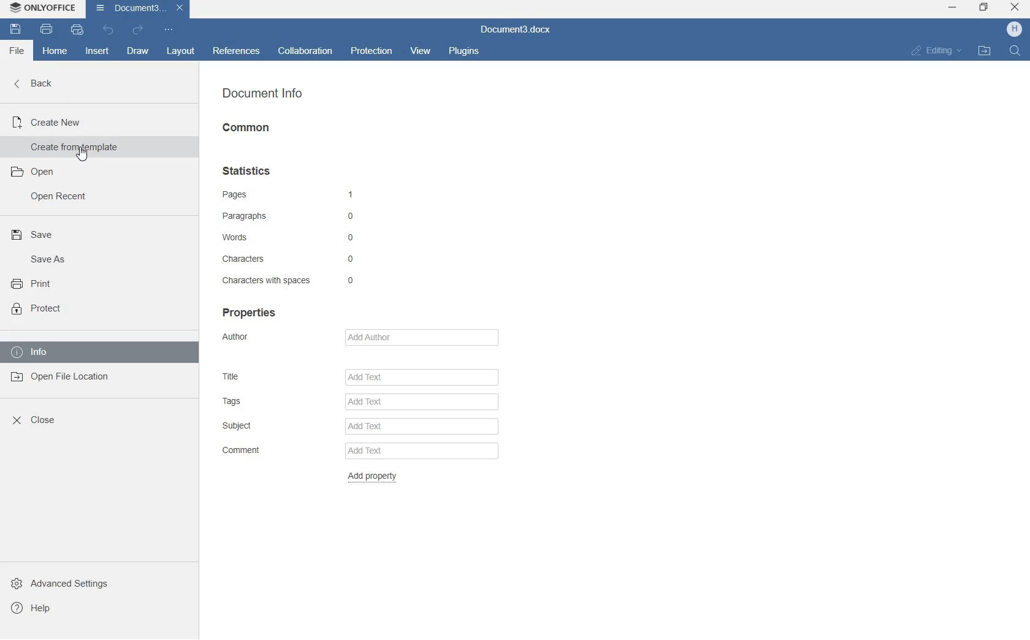 This screenshot has width=1030, height=640. I want to click on characters 0, so click(288, 260).